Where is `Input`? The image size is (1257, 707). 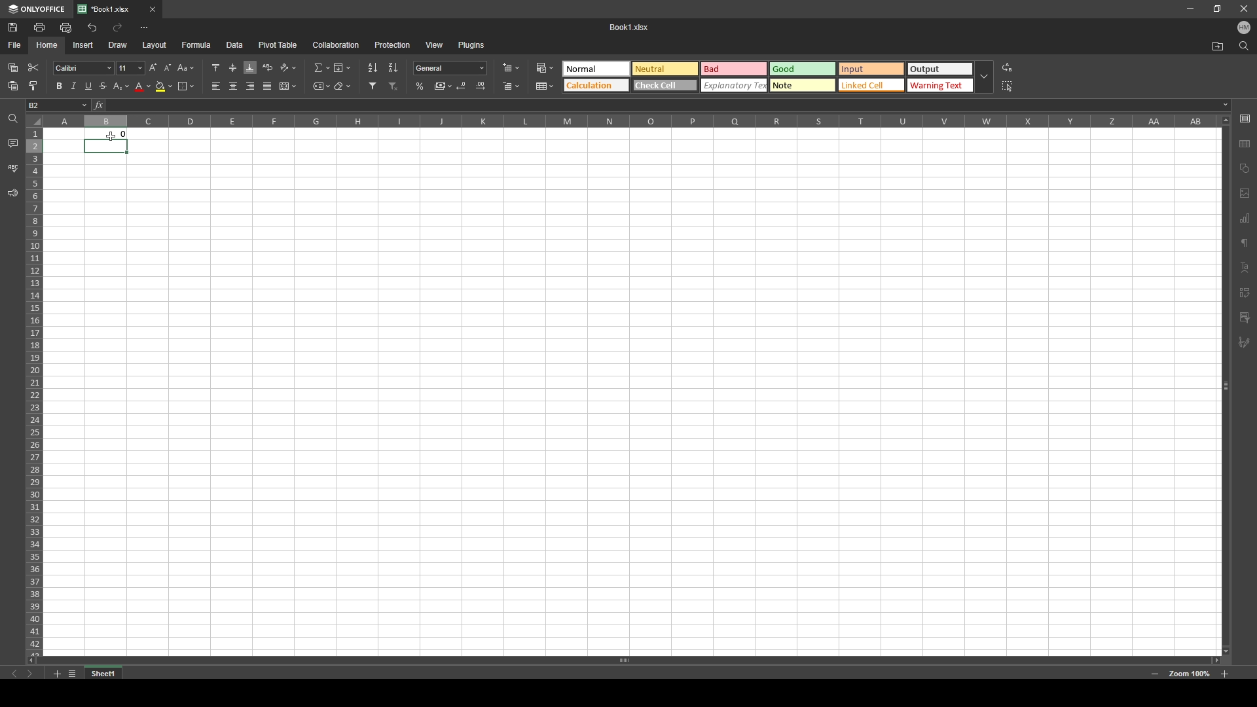 Input is located at coordinates (873, 69).